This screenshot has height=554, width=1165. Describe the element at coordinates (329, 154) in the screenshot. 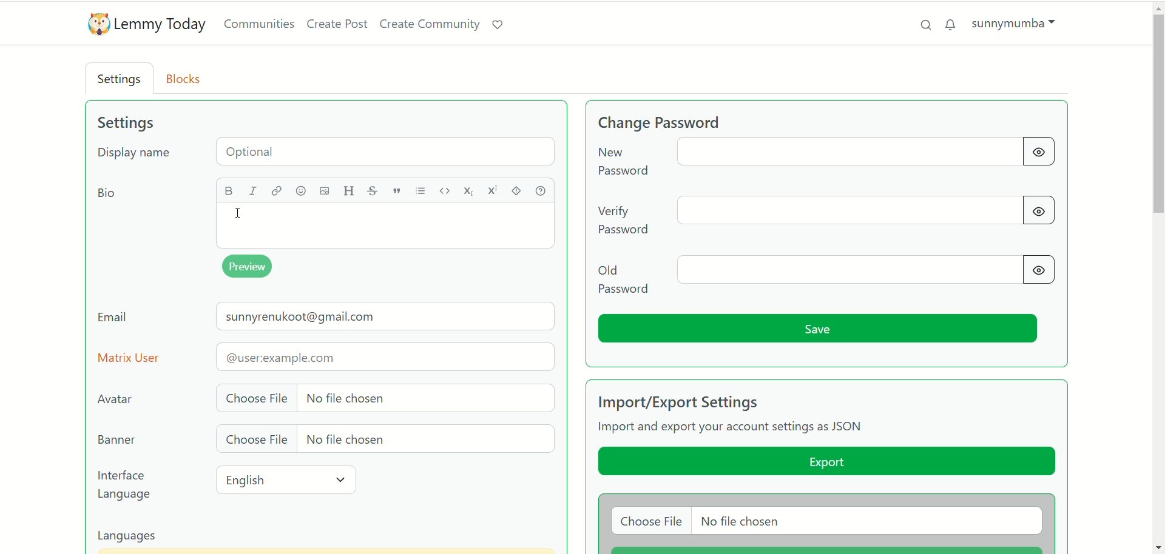

I see `display name` at that location.